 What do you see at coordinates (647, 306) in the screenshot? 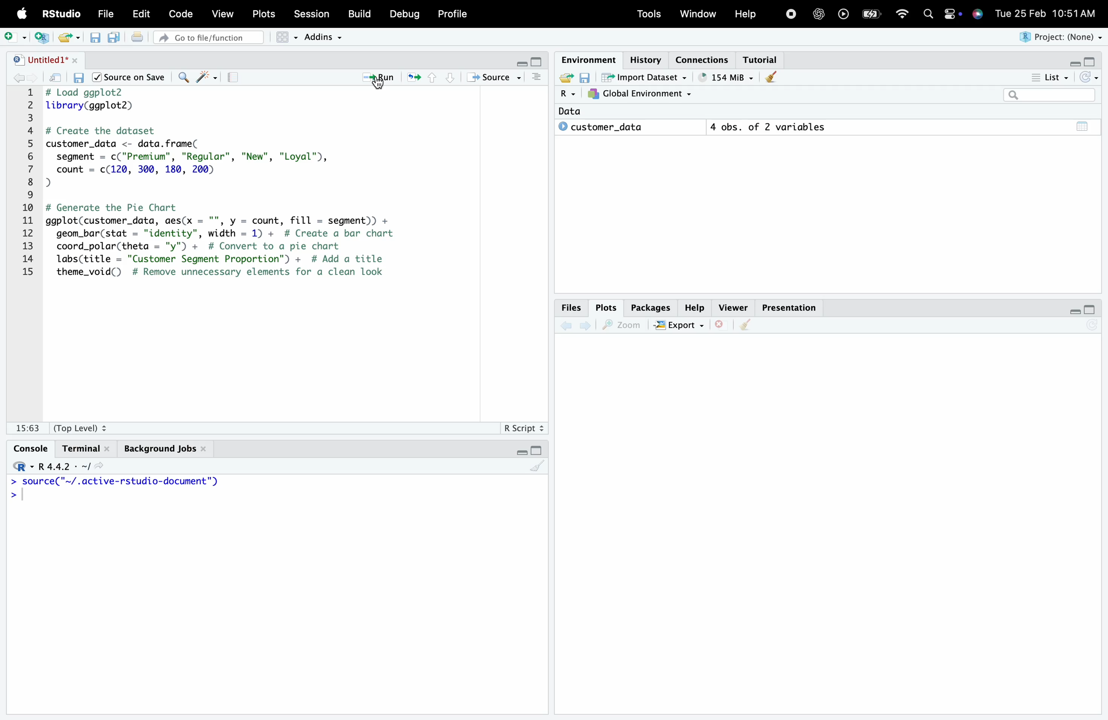
I see `Packages` at bounding box center [647, 306].